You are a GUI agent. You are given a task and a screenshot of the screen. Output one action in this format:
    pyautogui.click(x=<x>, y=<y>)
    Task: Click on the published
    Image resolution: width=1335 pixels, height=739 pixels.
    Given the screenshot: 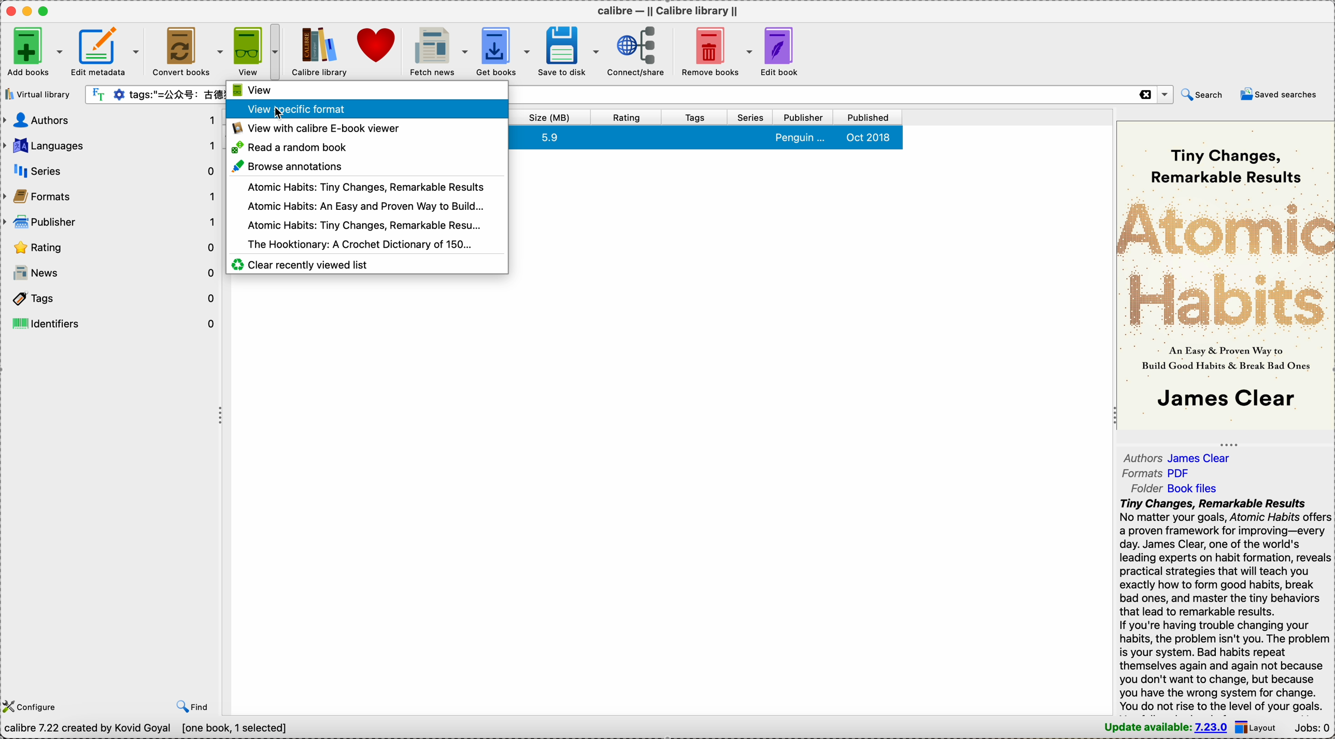 What is the action you would take?
    pyautogui.click(x=870, y=117)
    